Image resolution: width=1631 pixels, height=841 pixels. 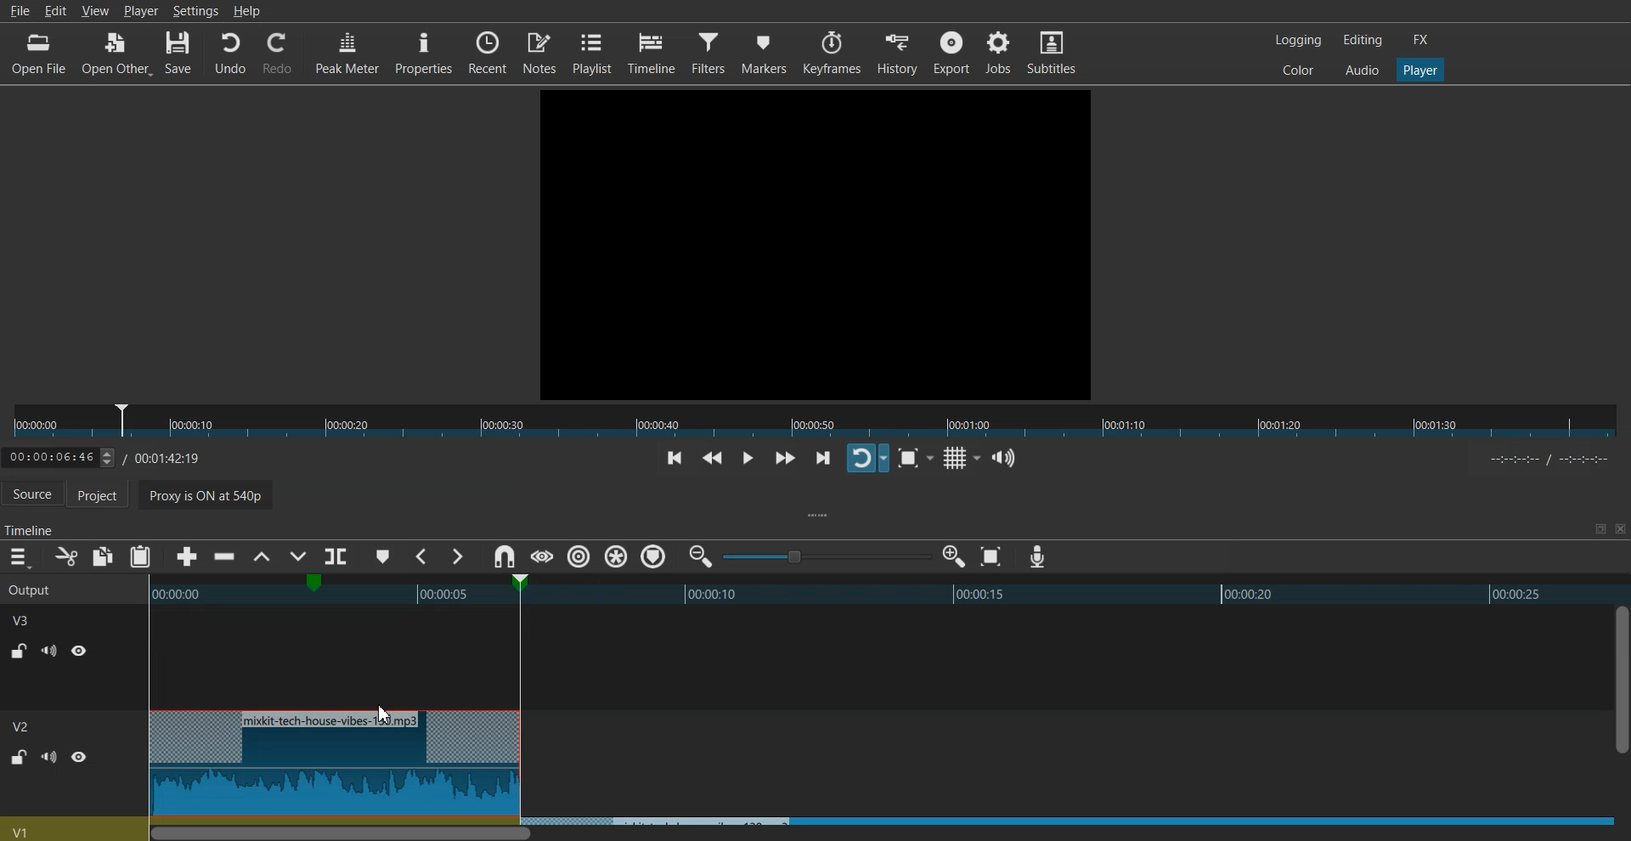 What do you see at coordinates (872, 771) in the screenshot?
I see `Blank timeline` at bounding box center [872, 771].